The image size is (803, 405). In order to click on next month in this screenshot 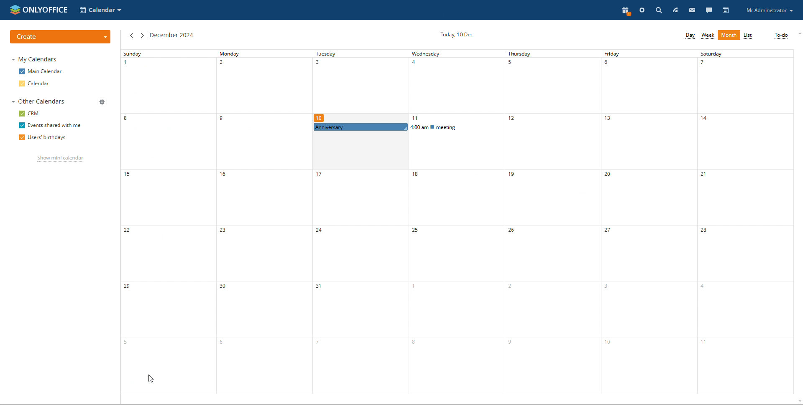, I will do `click(142, 35)`.